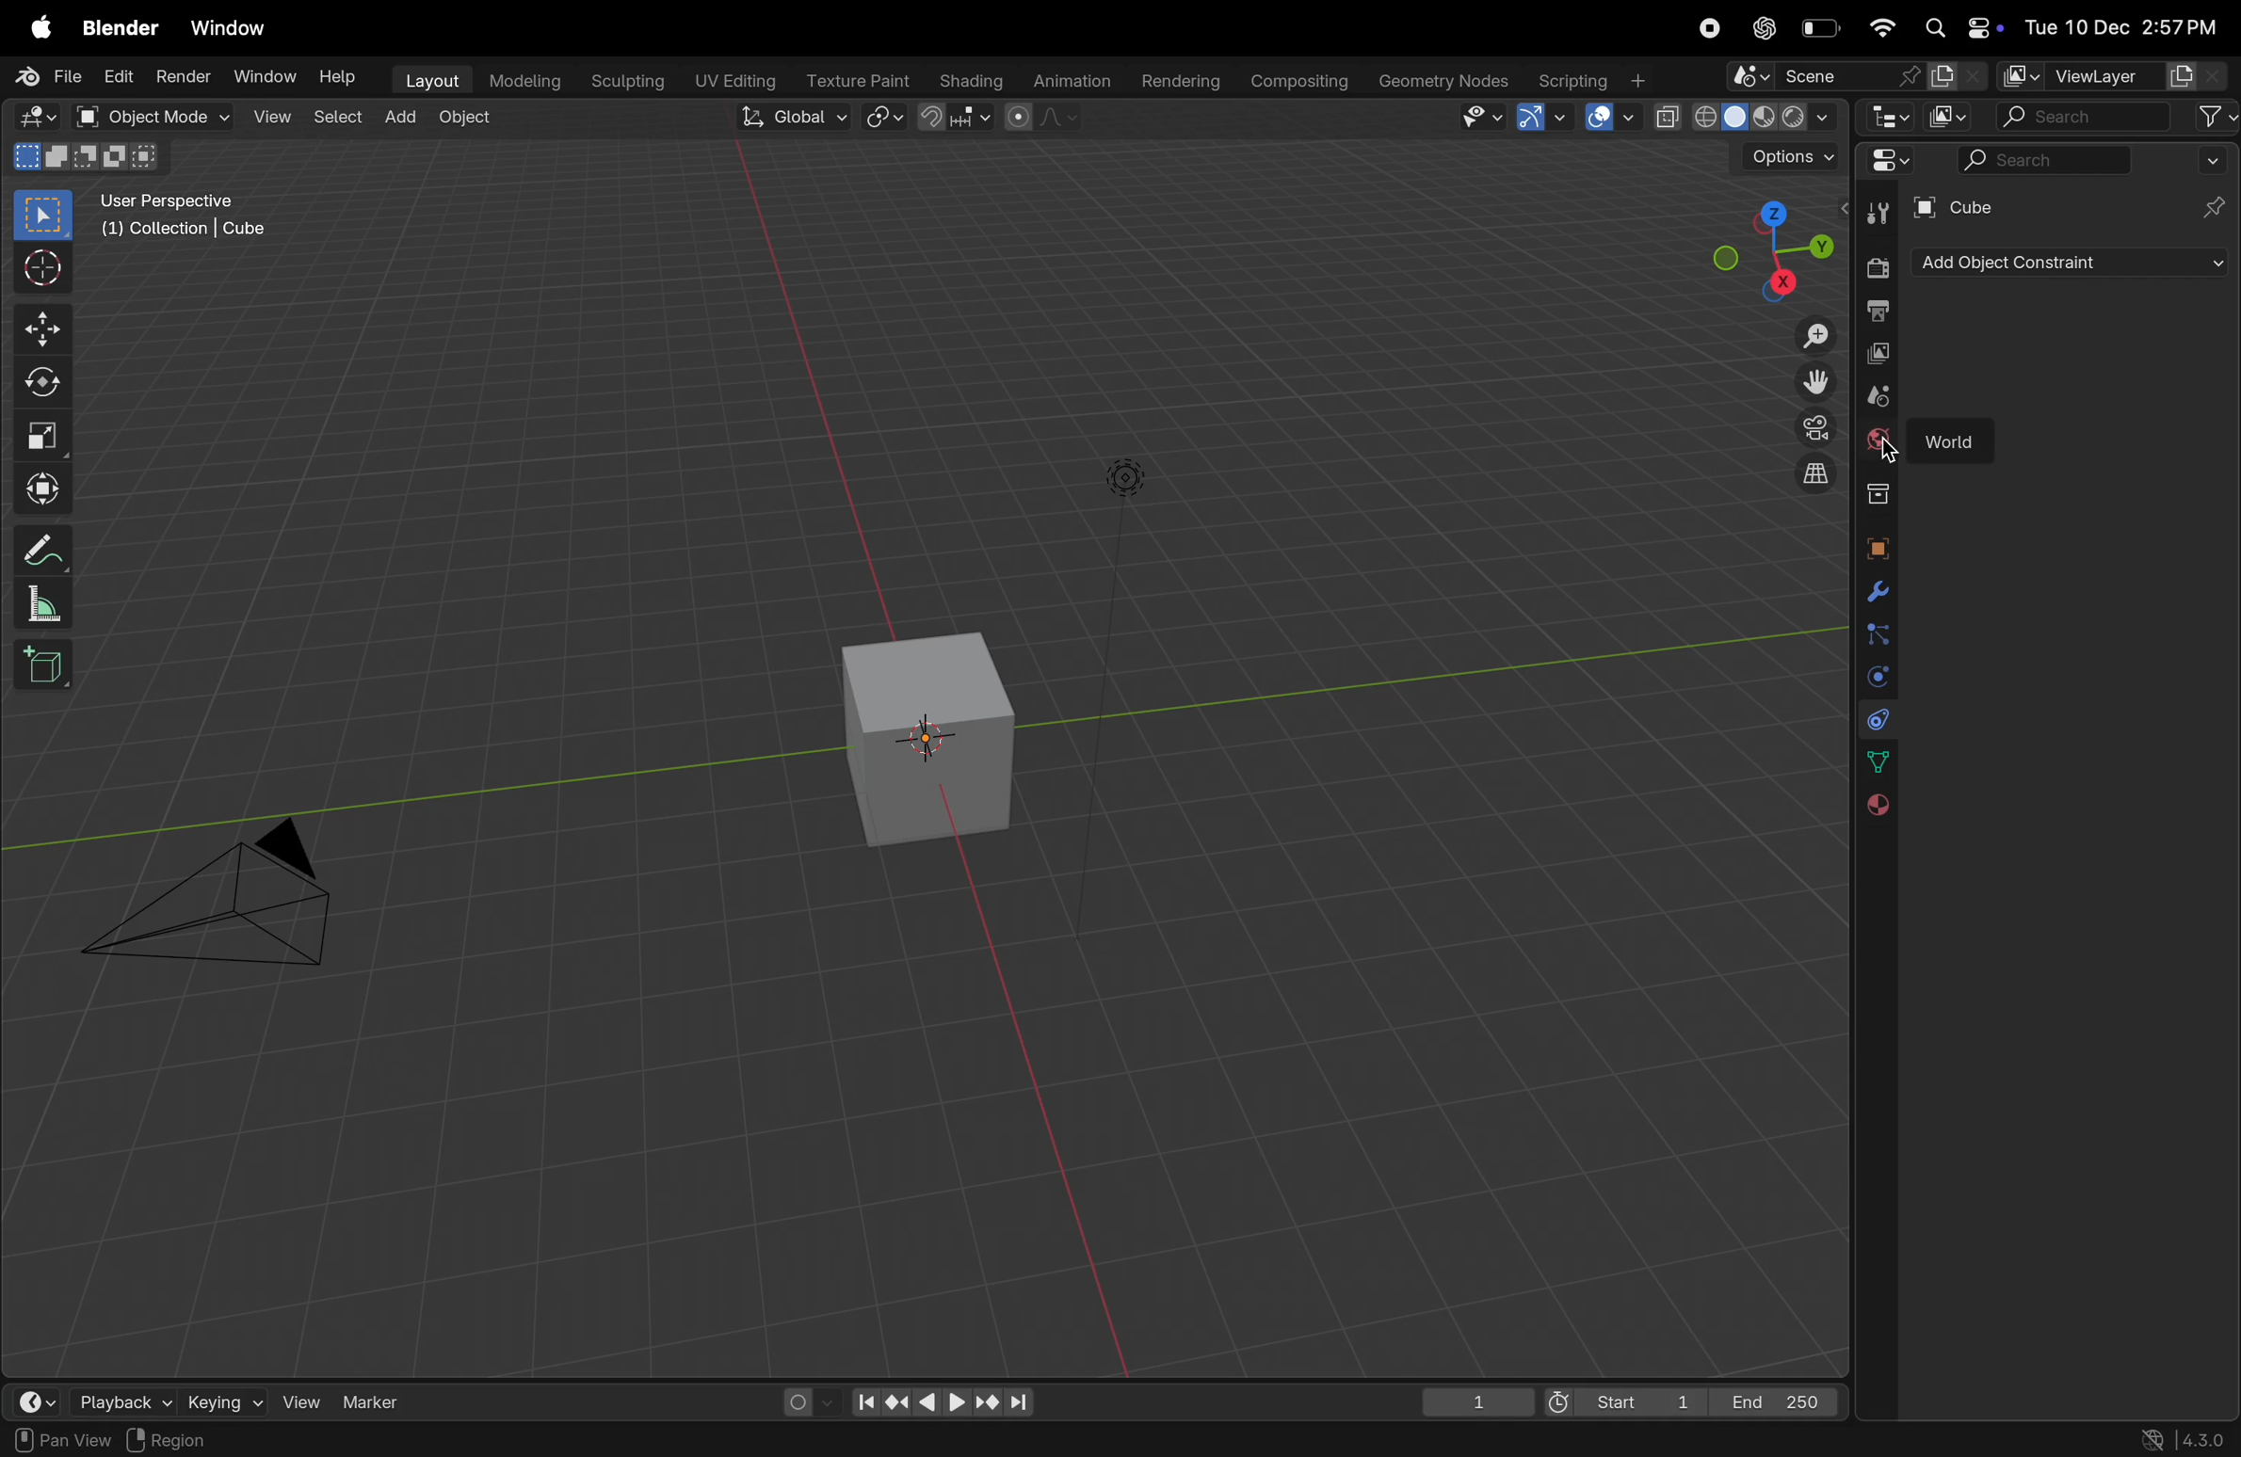 The image size is (2241, 1457). Describe the element at coordinates (1878, 311) in the screenshot. I see `output` at that location.